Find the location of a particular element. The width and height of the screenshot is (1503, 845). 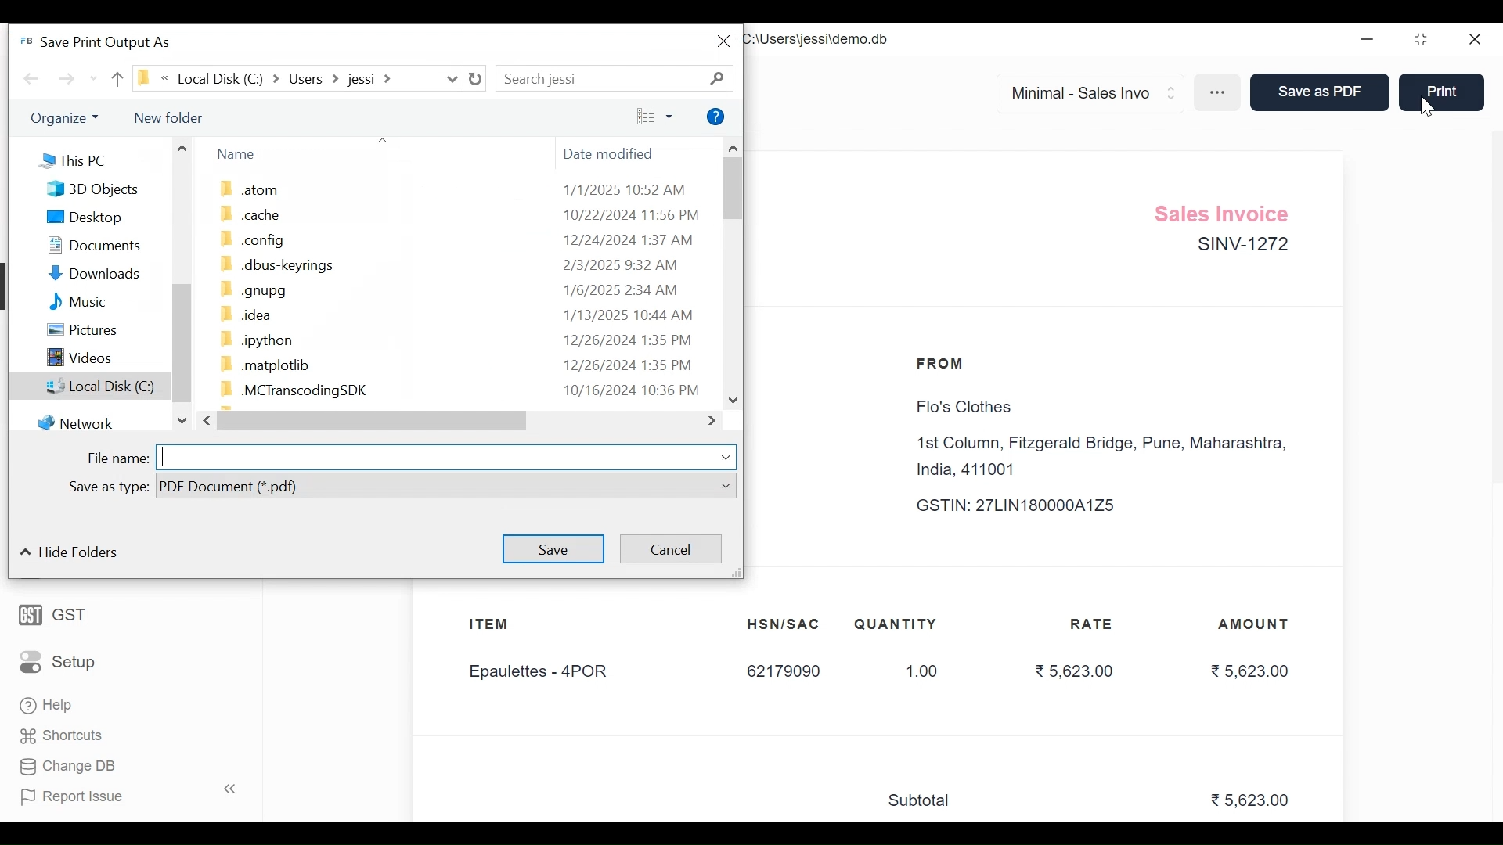

New folder is located at coordinates (171, 117).